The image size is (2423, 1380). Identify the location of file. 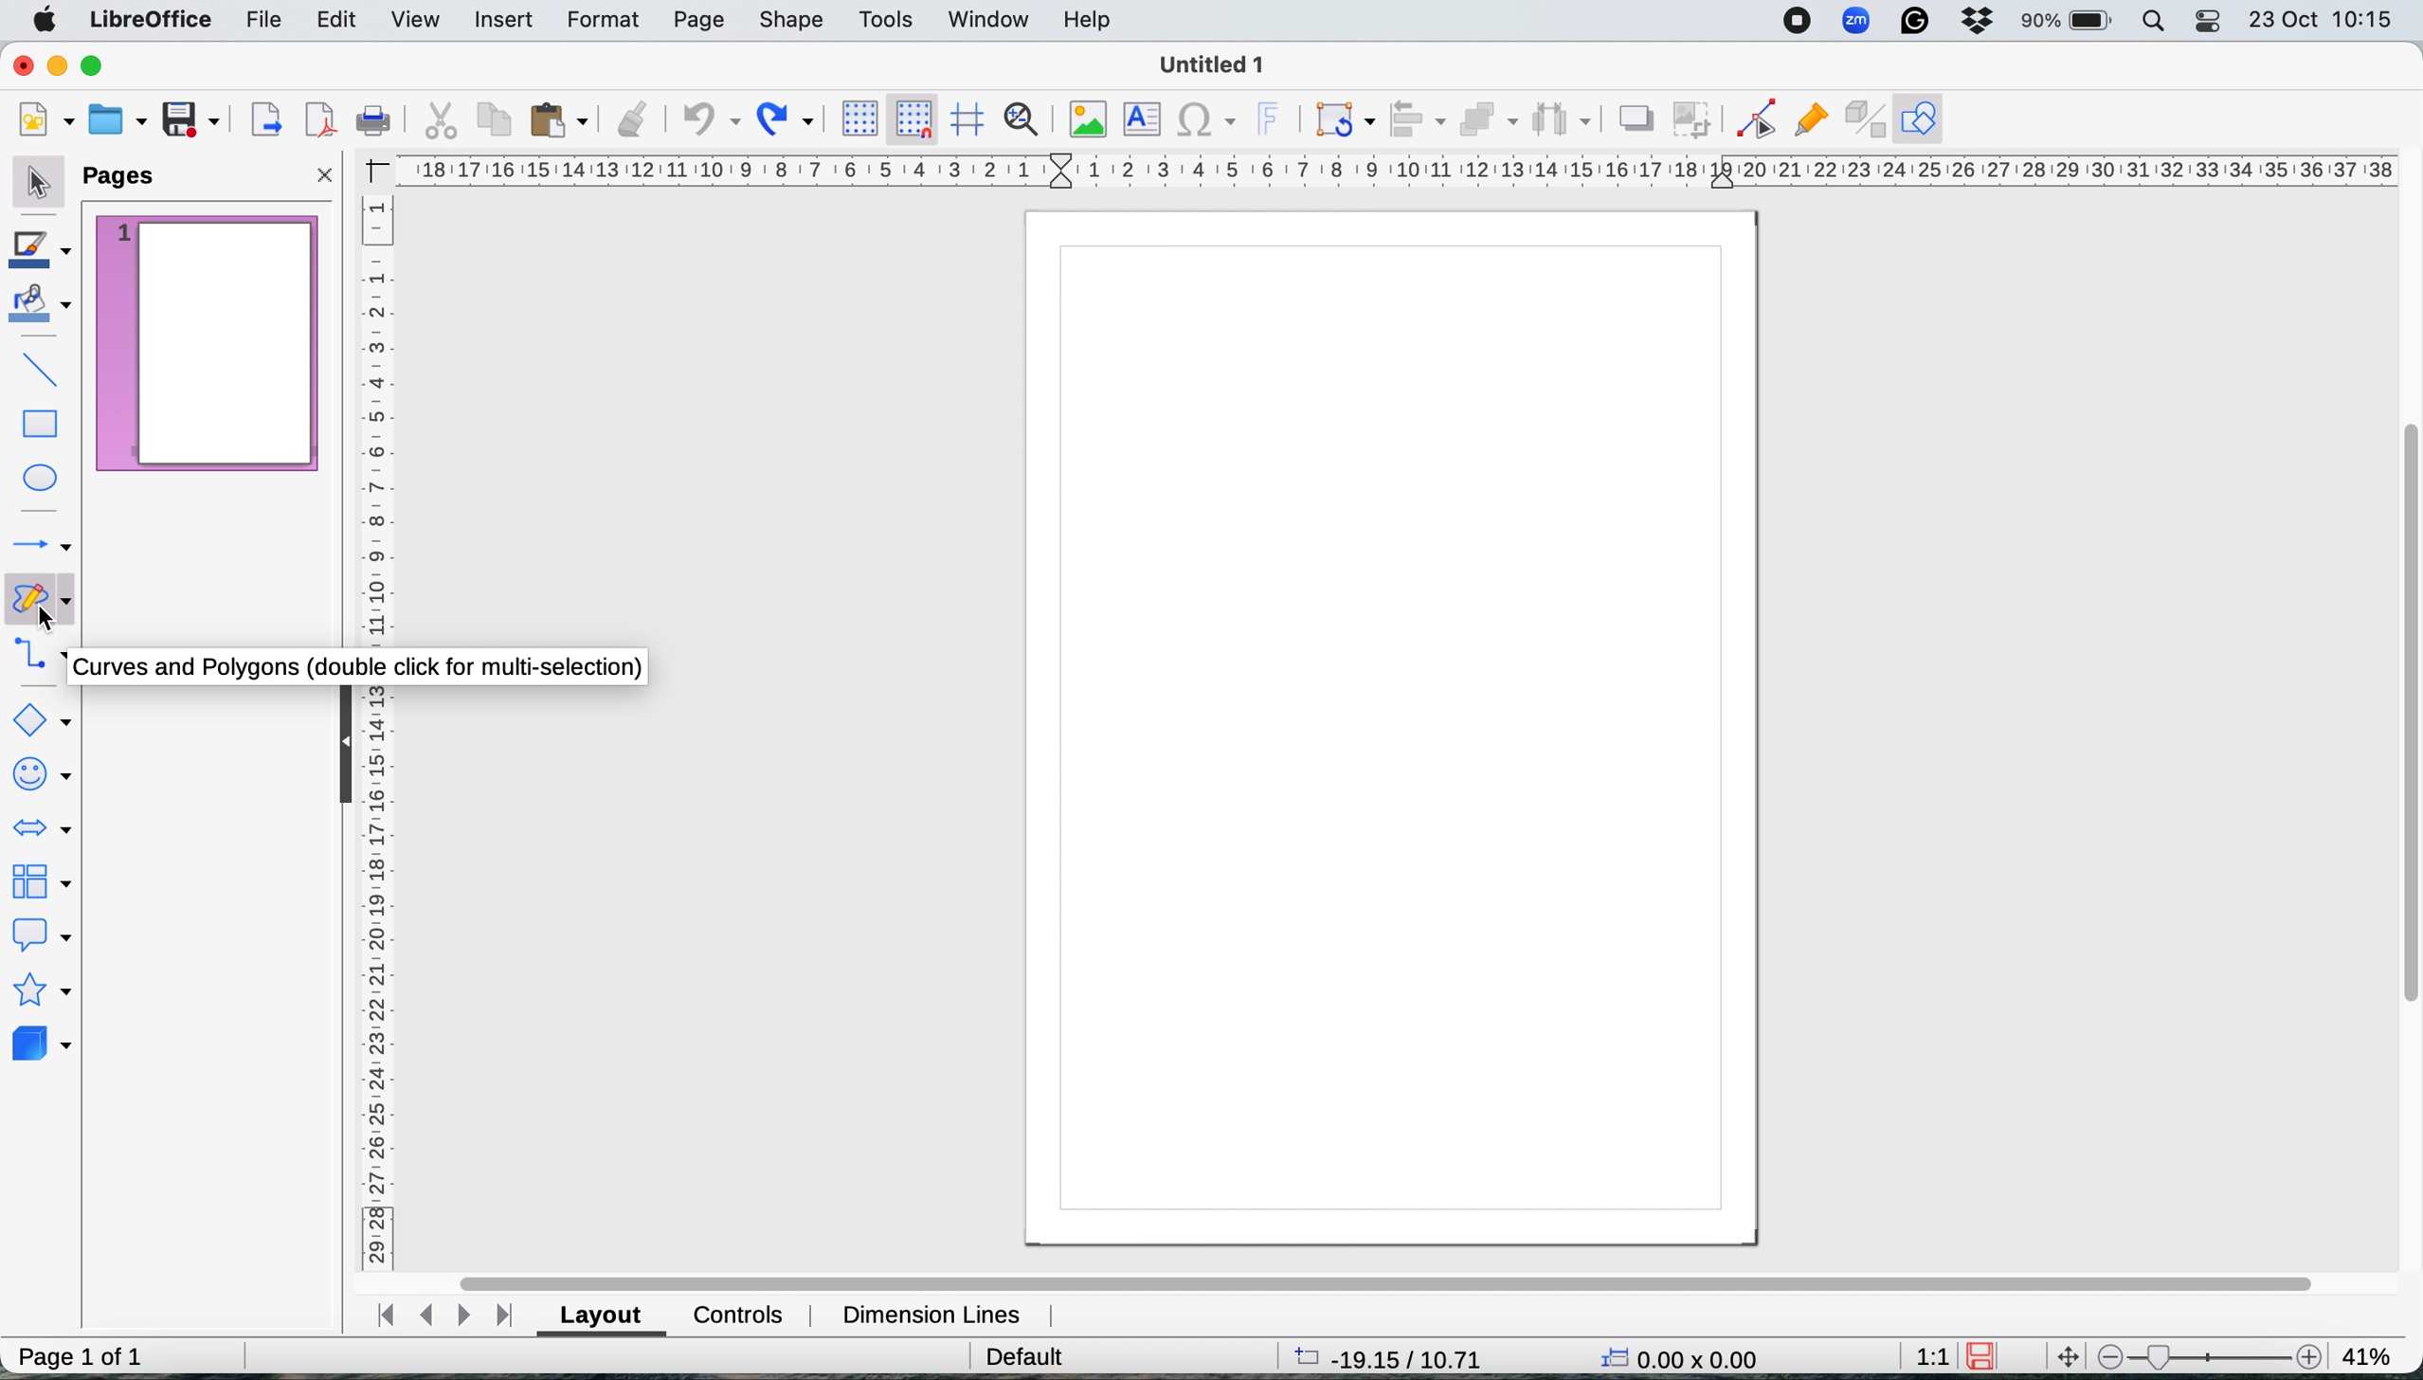
(268, 21).